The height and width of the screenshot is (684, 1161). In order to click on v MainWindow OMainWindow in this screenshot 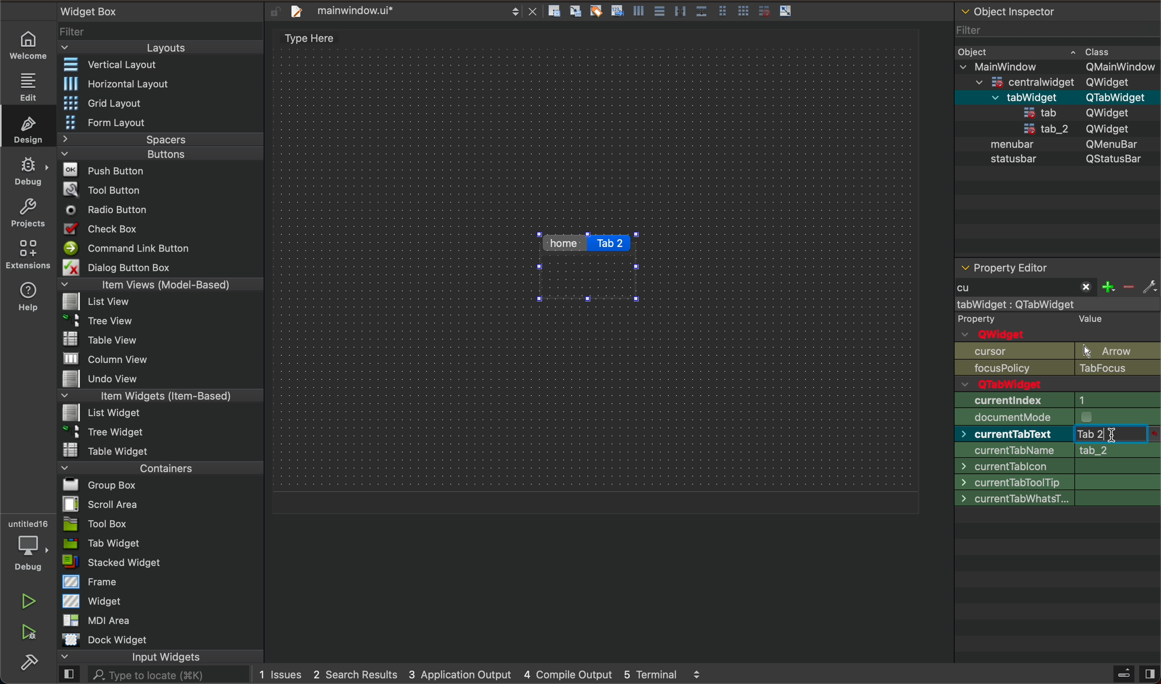, I will do `click(1058, 65)`.